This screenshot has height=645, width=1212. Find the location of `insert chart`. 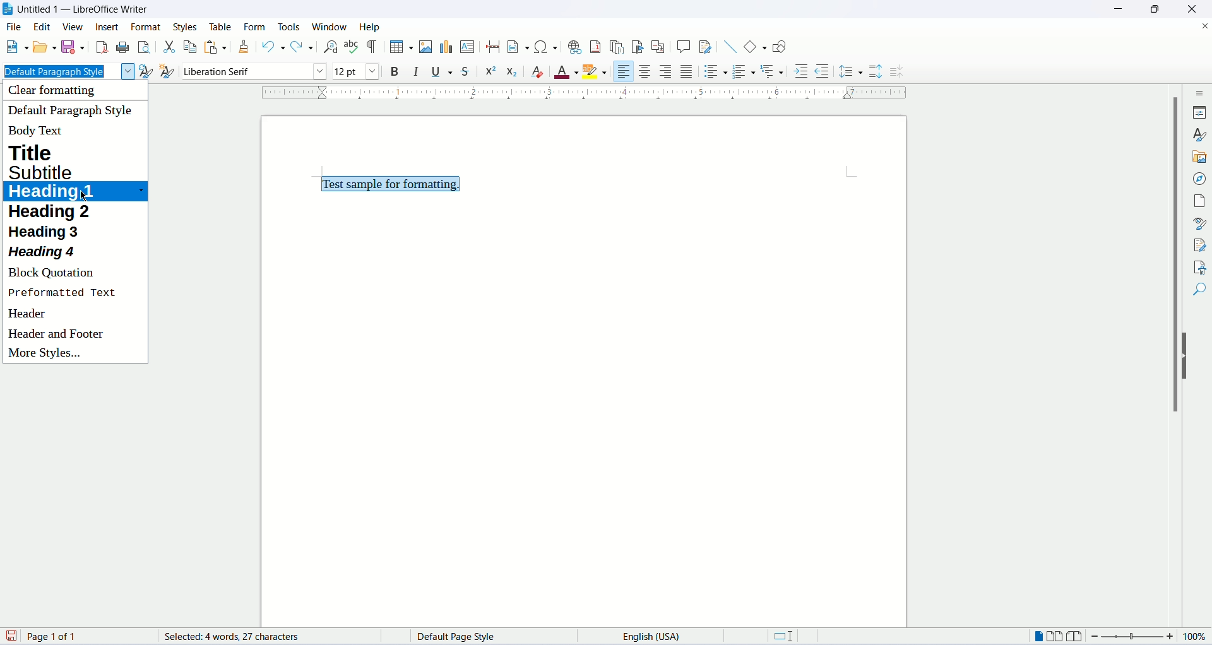

insert chart is located at coordinates (445, 47).